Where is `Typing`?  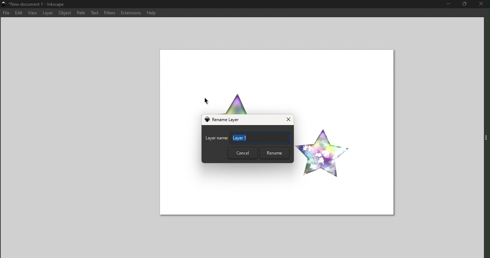
Typing is located at coordinates (260, 138).